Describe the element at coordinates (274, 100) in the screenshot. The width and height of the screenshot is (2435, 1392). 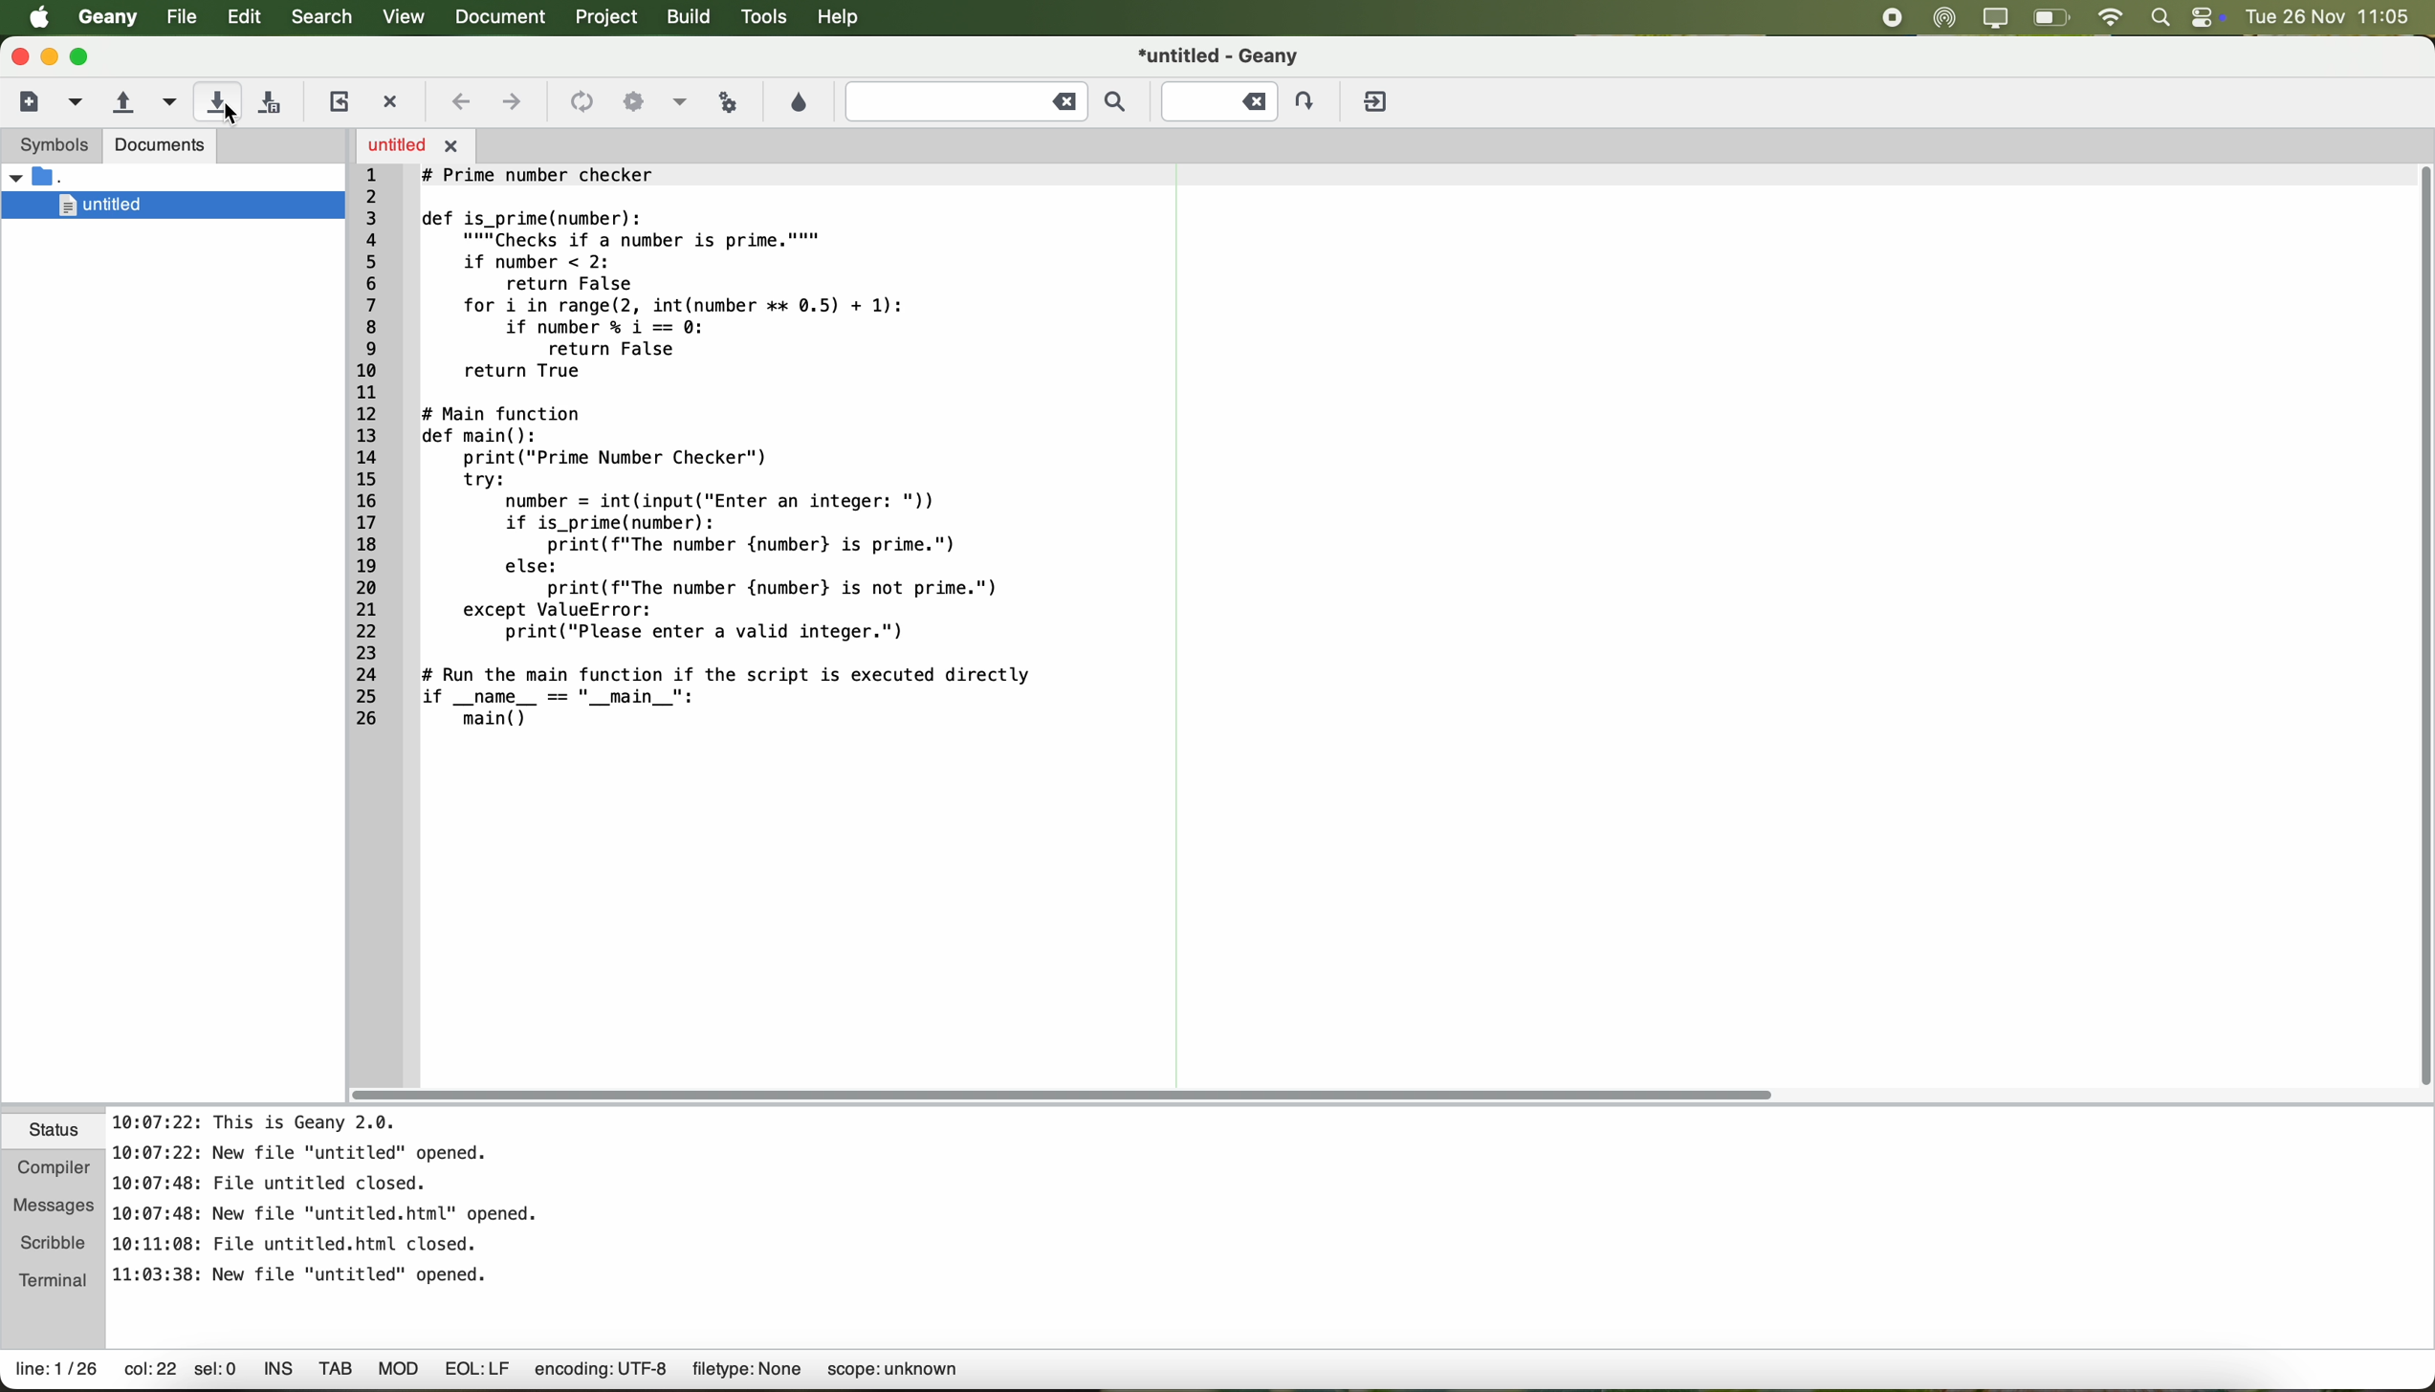
I see `save all open files` at that location.